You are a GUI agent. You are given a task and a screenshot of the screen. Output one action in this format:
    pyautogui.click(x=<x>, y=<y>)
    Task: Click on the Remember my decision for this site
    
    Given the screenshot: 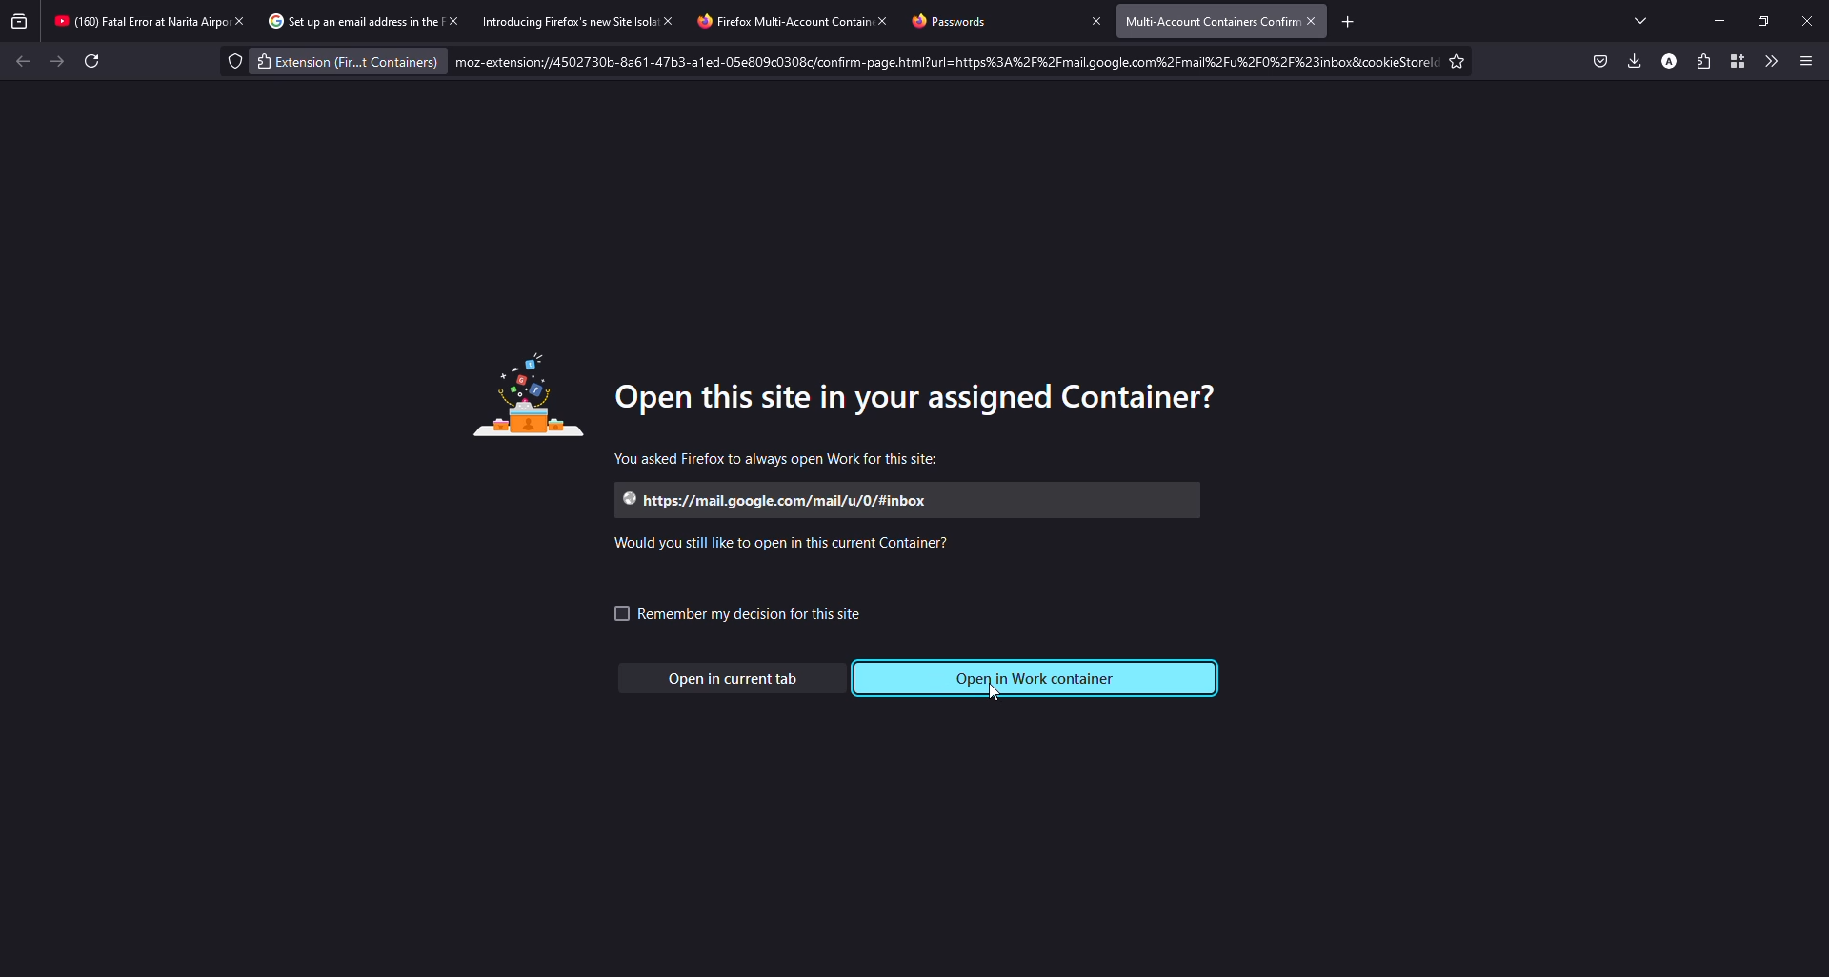 What is the action you would take?
    pyautogui.click(x=766, y=617)
    